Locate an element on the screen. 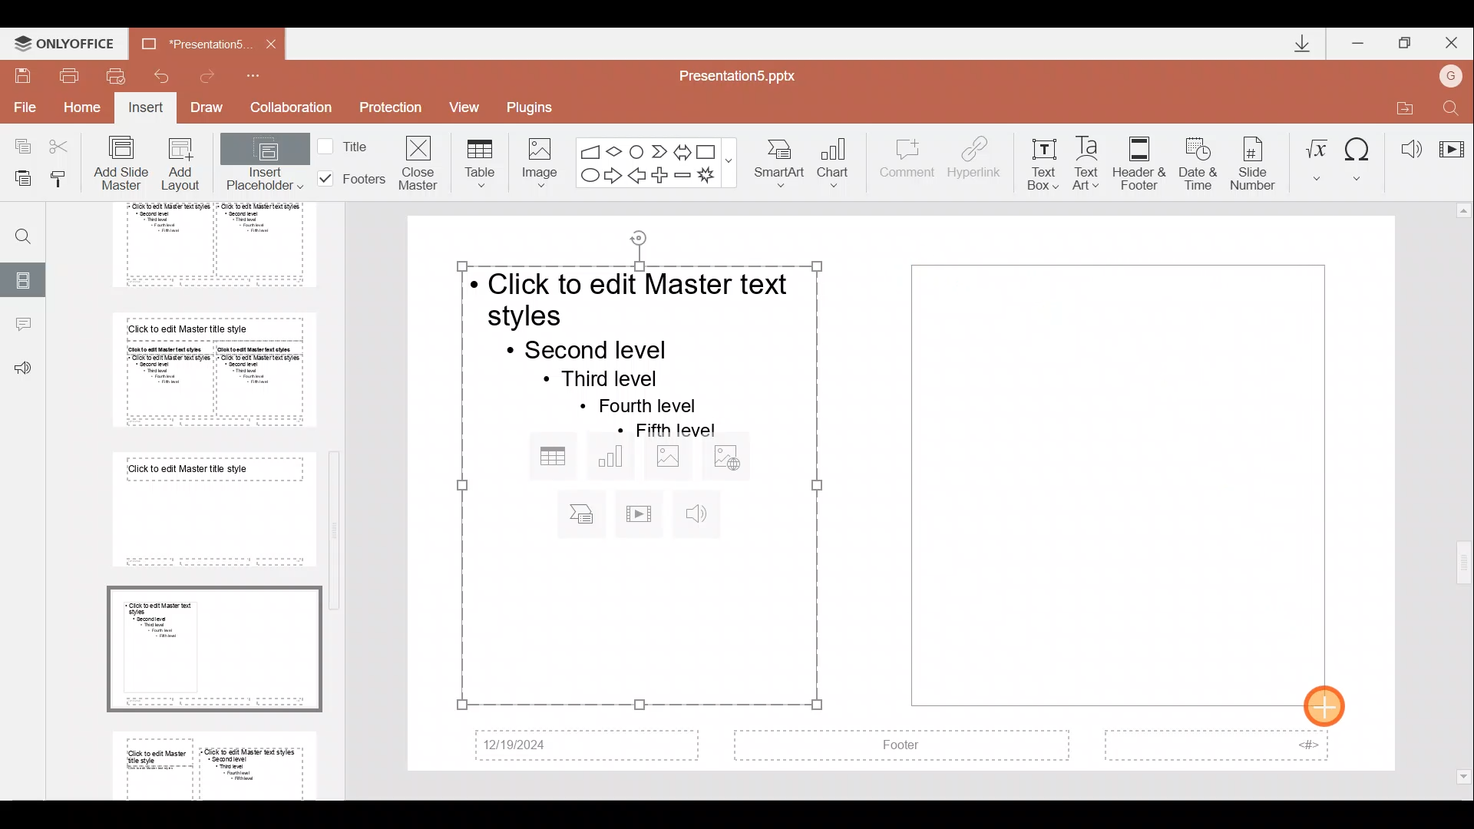  Chart is located at coordinates (843, 164).